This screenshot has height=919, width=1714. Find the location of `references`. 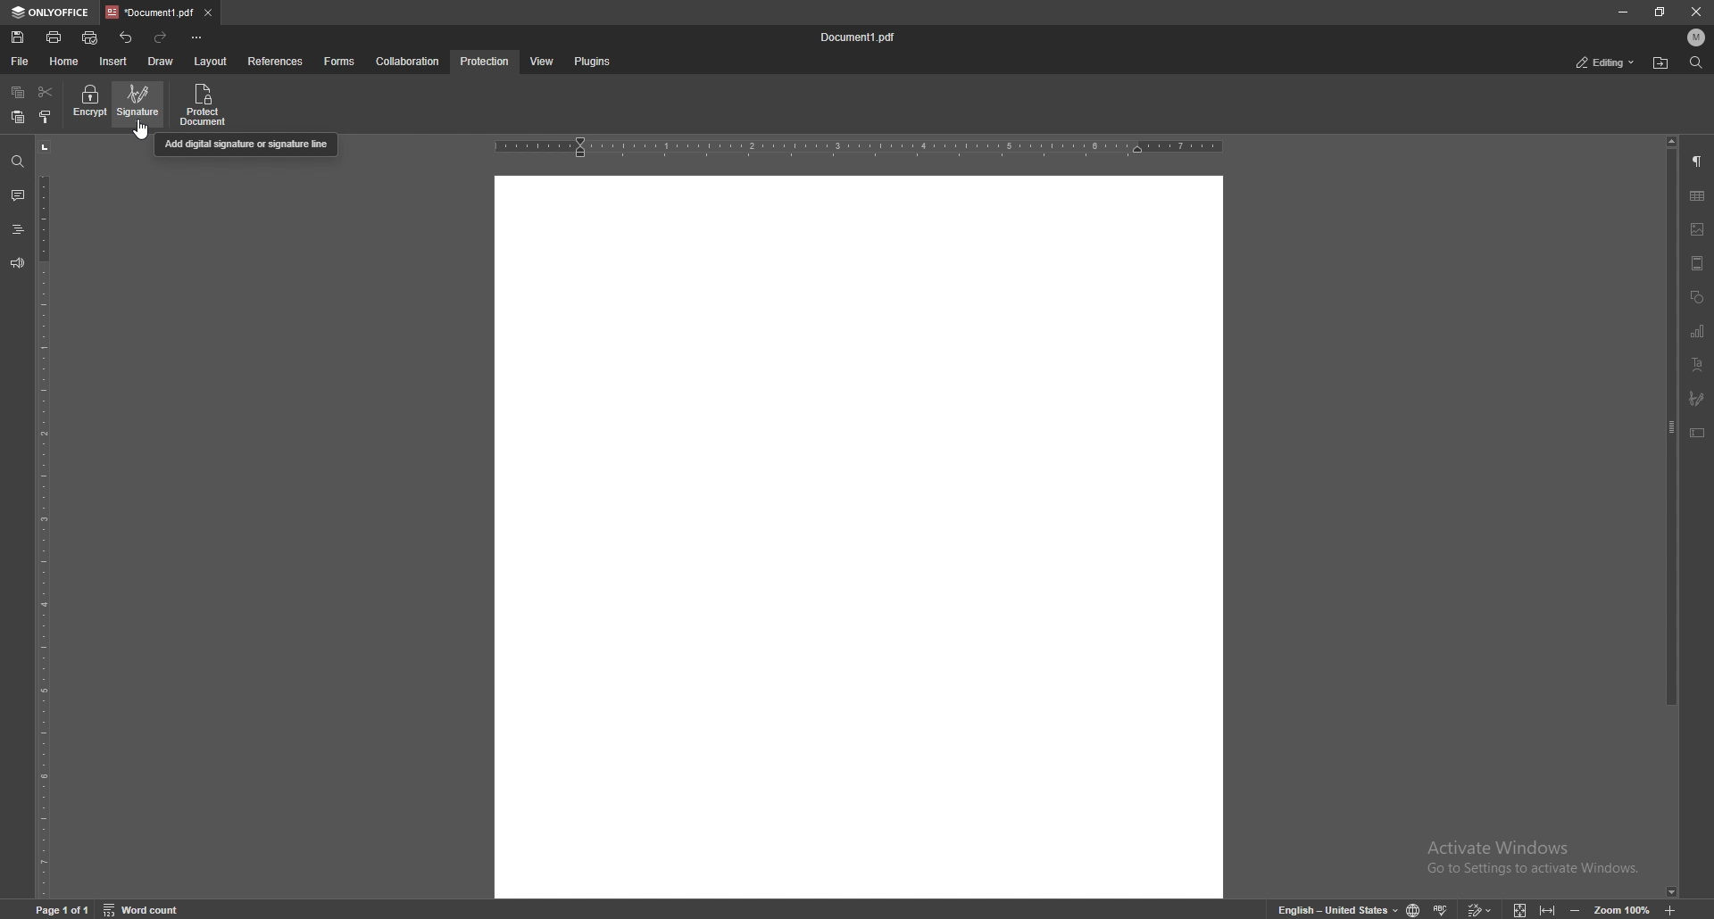

references is located at coordinates (278, 61).